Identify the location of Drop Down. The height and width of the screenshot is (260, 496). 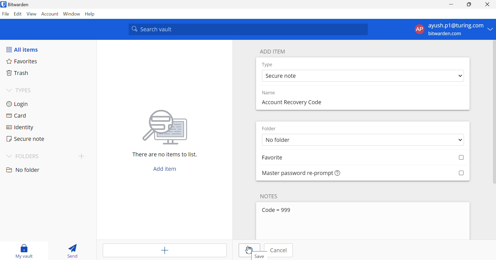
(460, 76).